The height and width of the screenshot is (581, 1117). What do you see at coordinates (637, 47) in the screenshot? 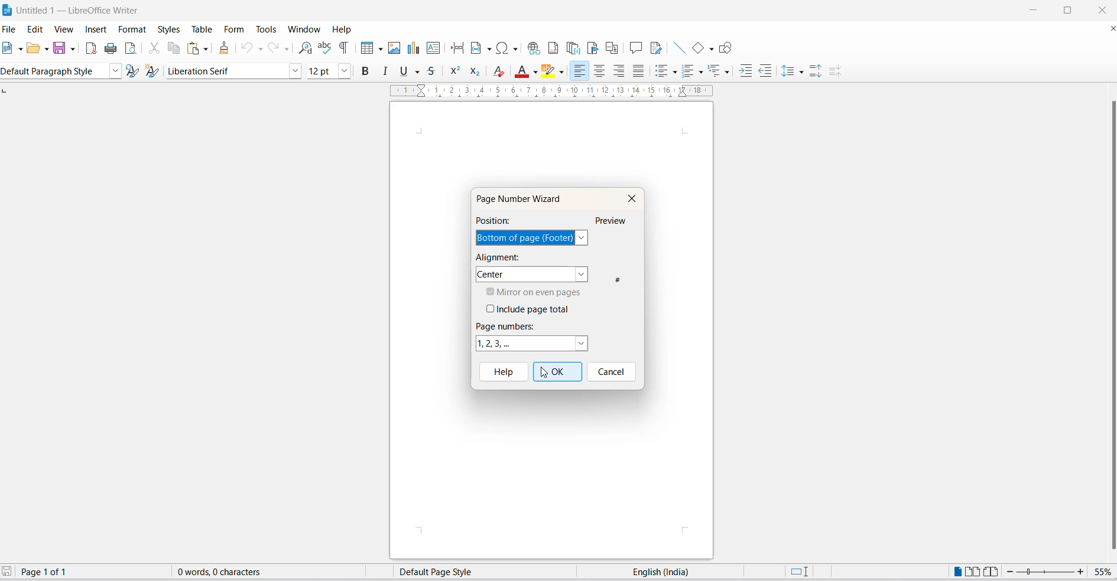
I see `insert comments` at bounding box center [637, 47].